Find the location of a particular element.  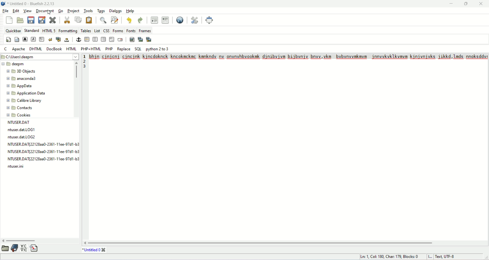

strong is located at coordinates (26, 39).